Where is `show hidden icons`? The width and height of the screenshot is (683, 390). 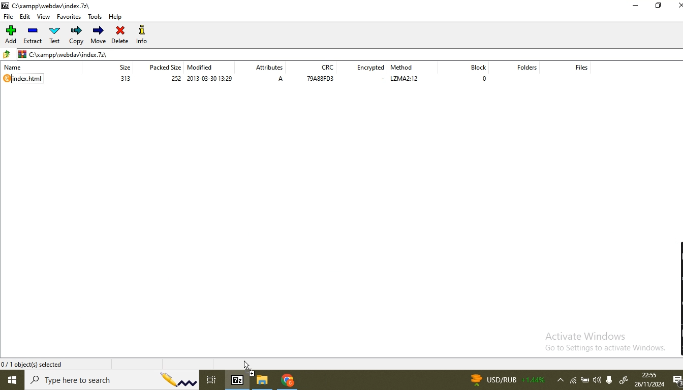 show hidden icons is located at coordinates (558, 381).